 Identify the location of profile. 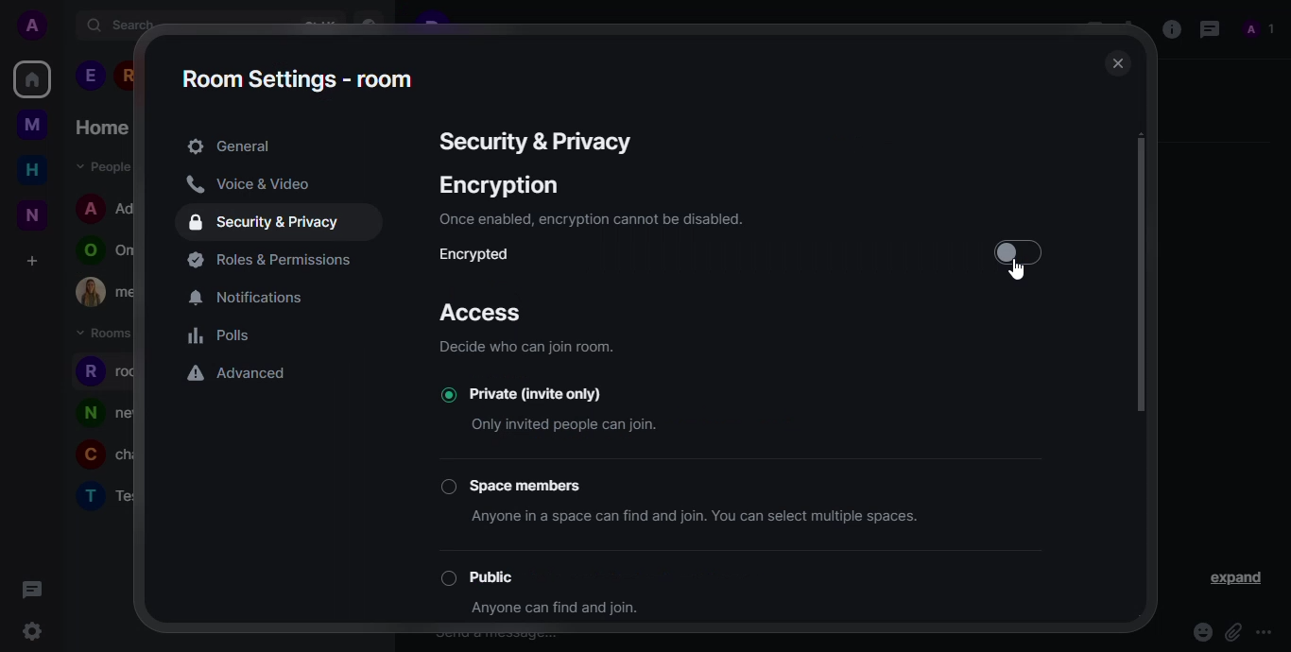
(87, 457).